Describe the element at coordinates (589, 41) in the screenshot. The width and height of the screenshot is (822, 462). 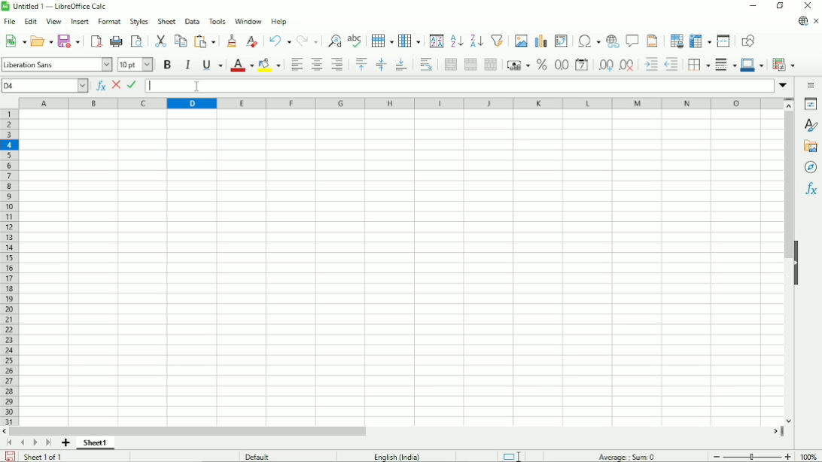
I see `Insert special characters` at that location.